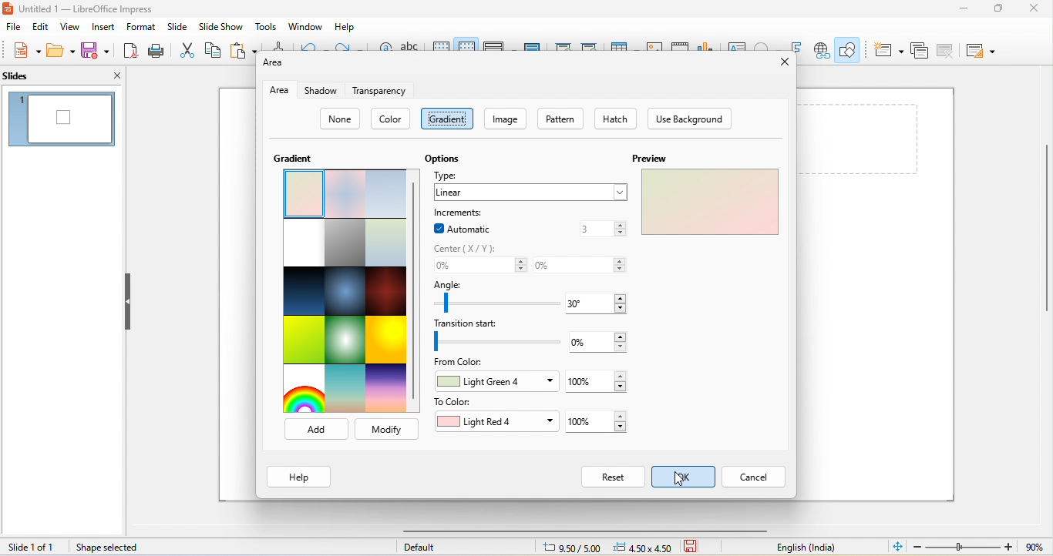 This screenshot has width=1053, height=556. I want to click on preview gradient , so click(711, 203).